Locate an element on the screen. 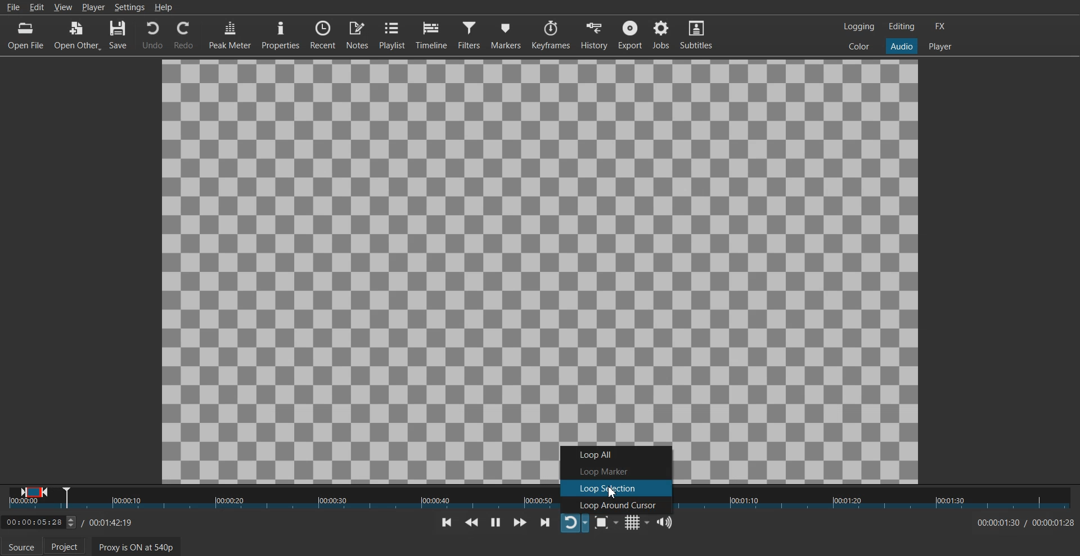  Time is located at coordinates (1021, 523).